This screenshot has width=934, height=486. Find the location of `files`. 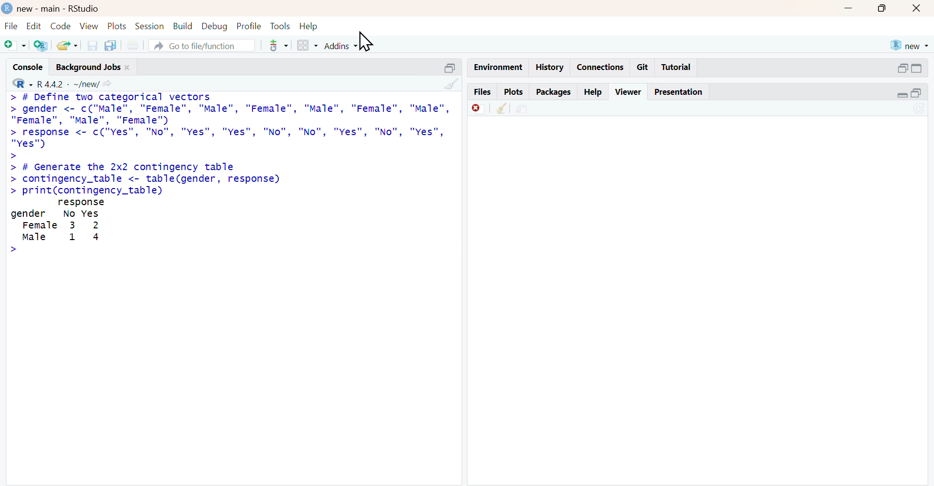

files is located at coordinates (483, 90).